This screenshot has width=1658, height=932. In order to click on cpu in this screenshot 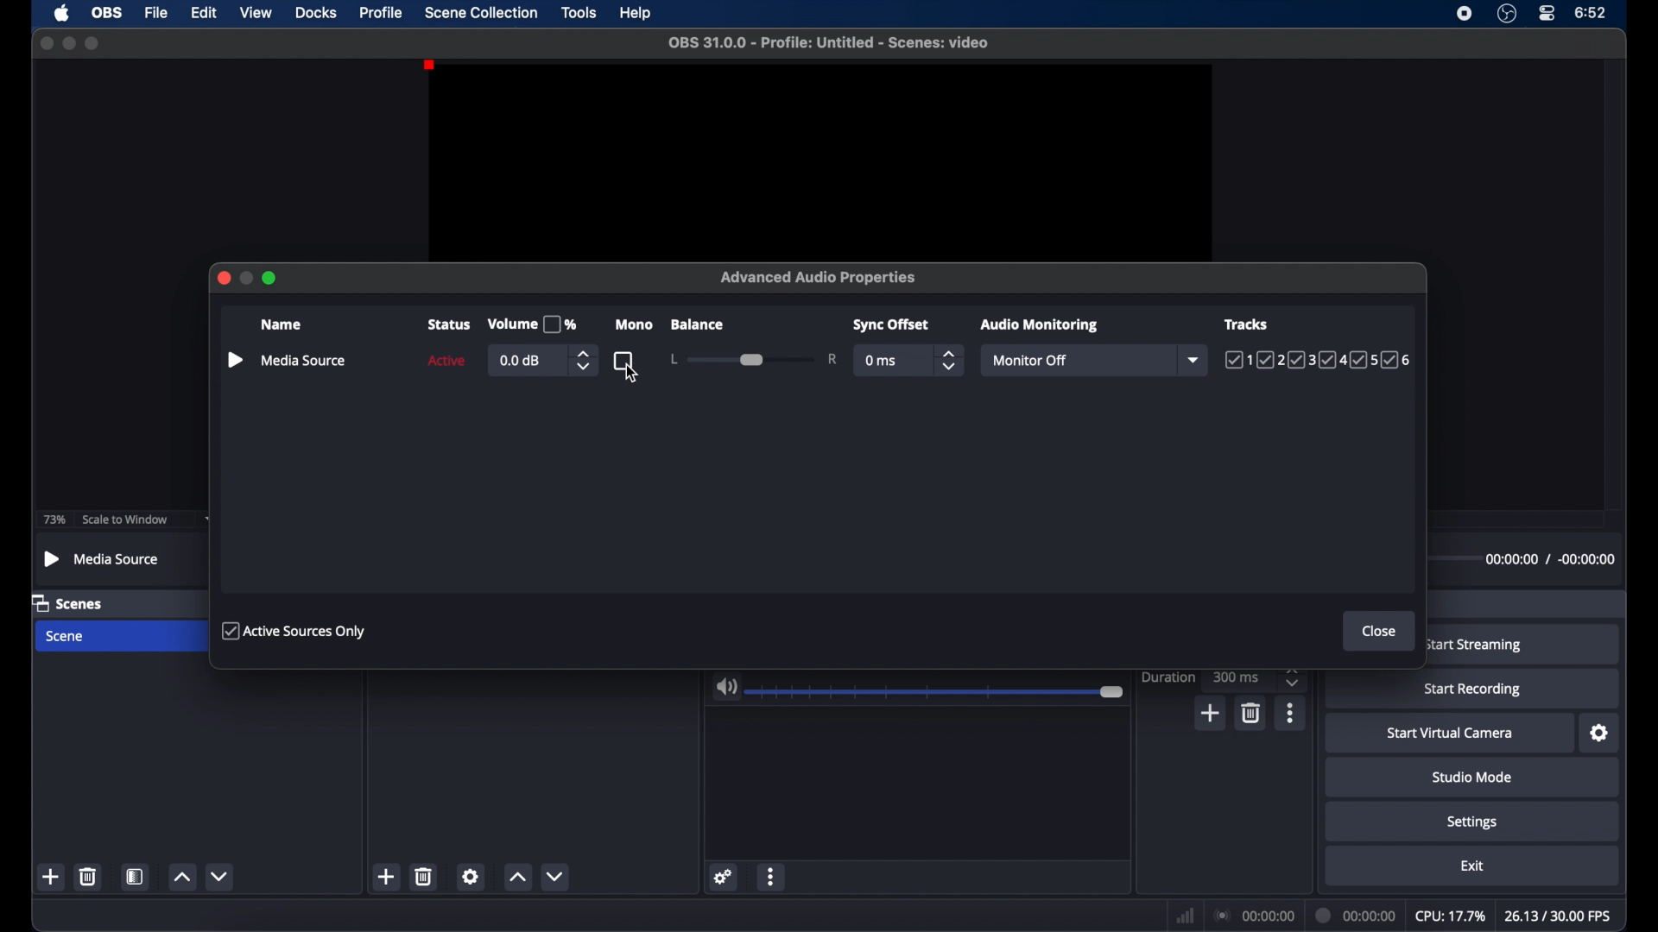, I will do `click(1451, 916)`.